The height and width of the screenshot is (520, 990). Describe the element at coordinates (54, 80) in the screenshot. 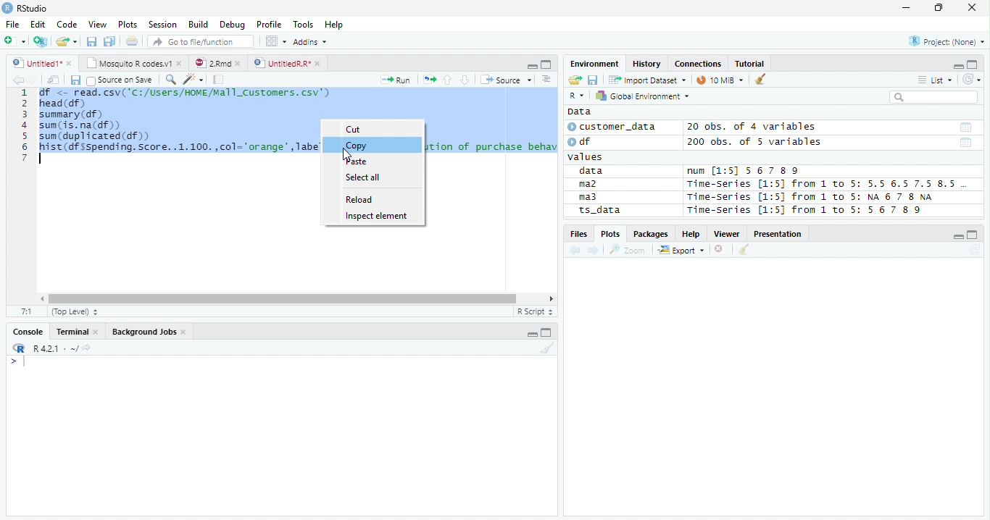

I see `Show in new window` at that location.